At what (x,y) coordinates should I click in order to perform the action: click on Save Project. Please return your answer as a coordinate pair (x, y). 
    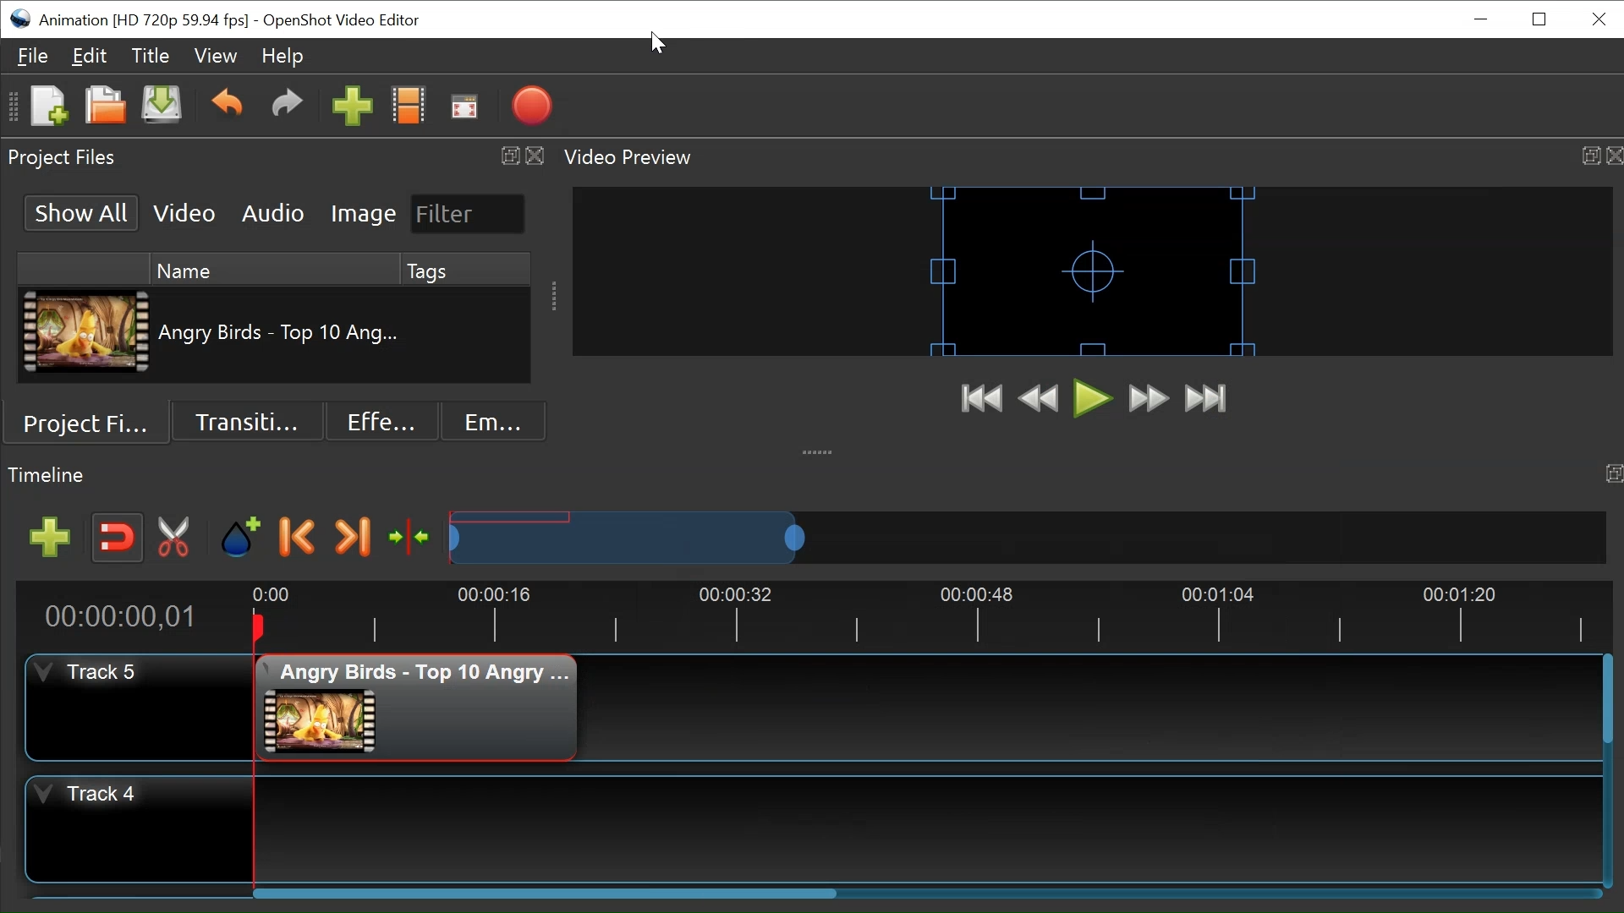
    Looking at the image, I should click on (162, 107).